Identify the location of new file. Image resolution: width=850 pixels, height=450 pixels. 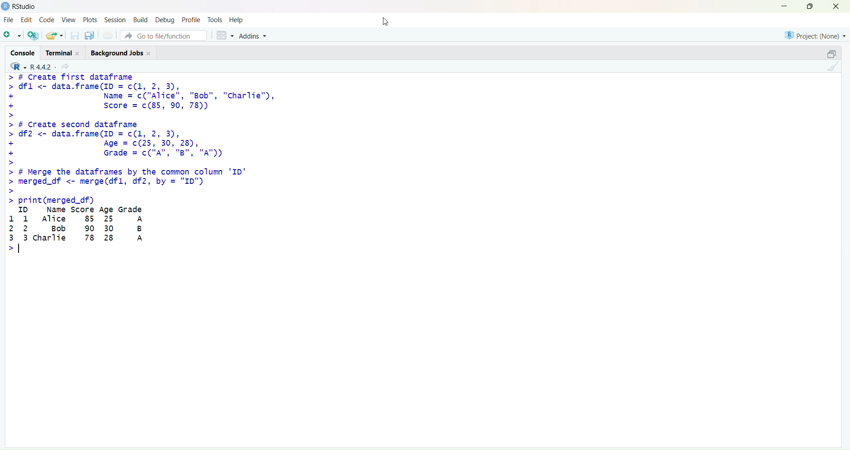
(11, 34).